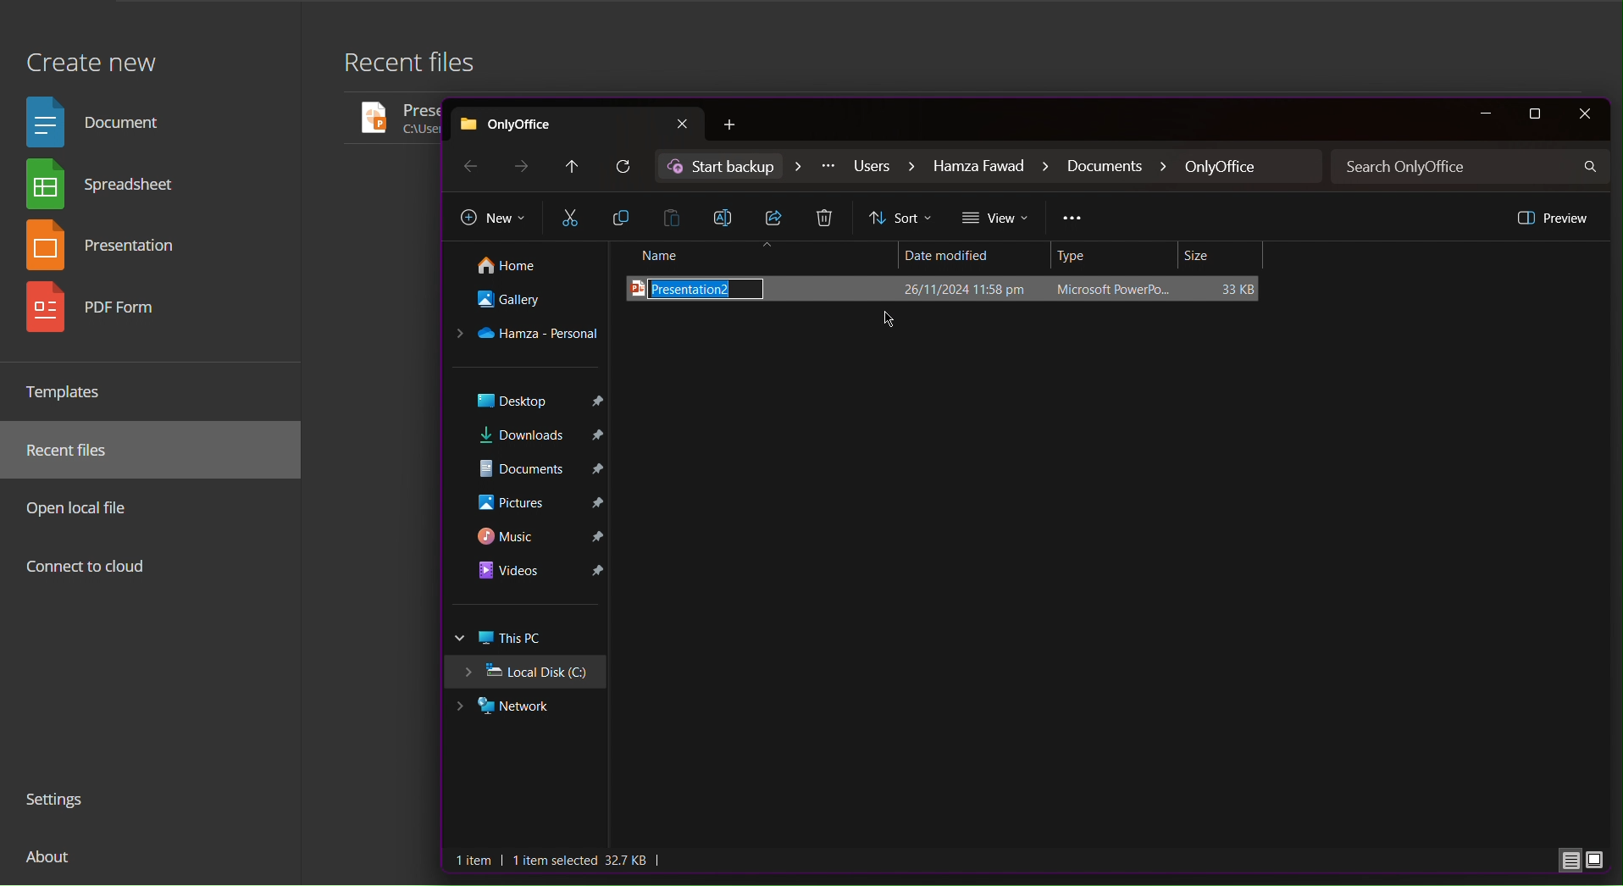  What do you see at coordinates (1073, 220) in the screenshot?
I see `More` at bounding box center [1073, 220].